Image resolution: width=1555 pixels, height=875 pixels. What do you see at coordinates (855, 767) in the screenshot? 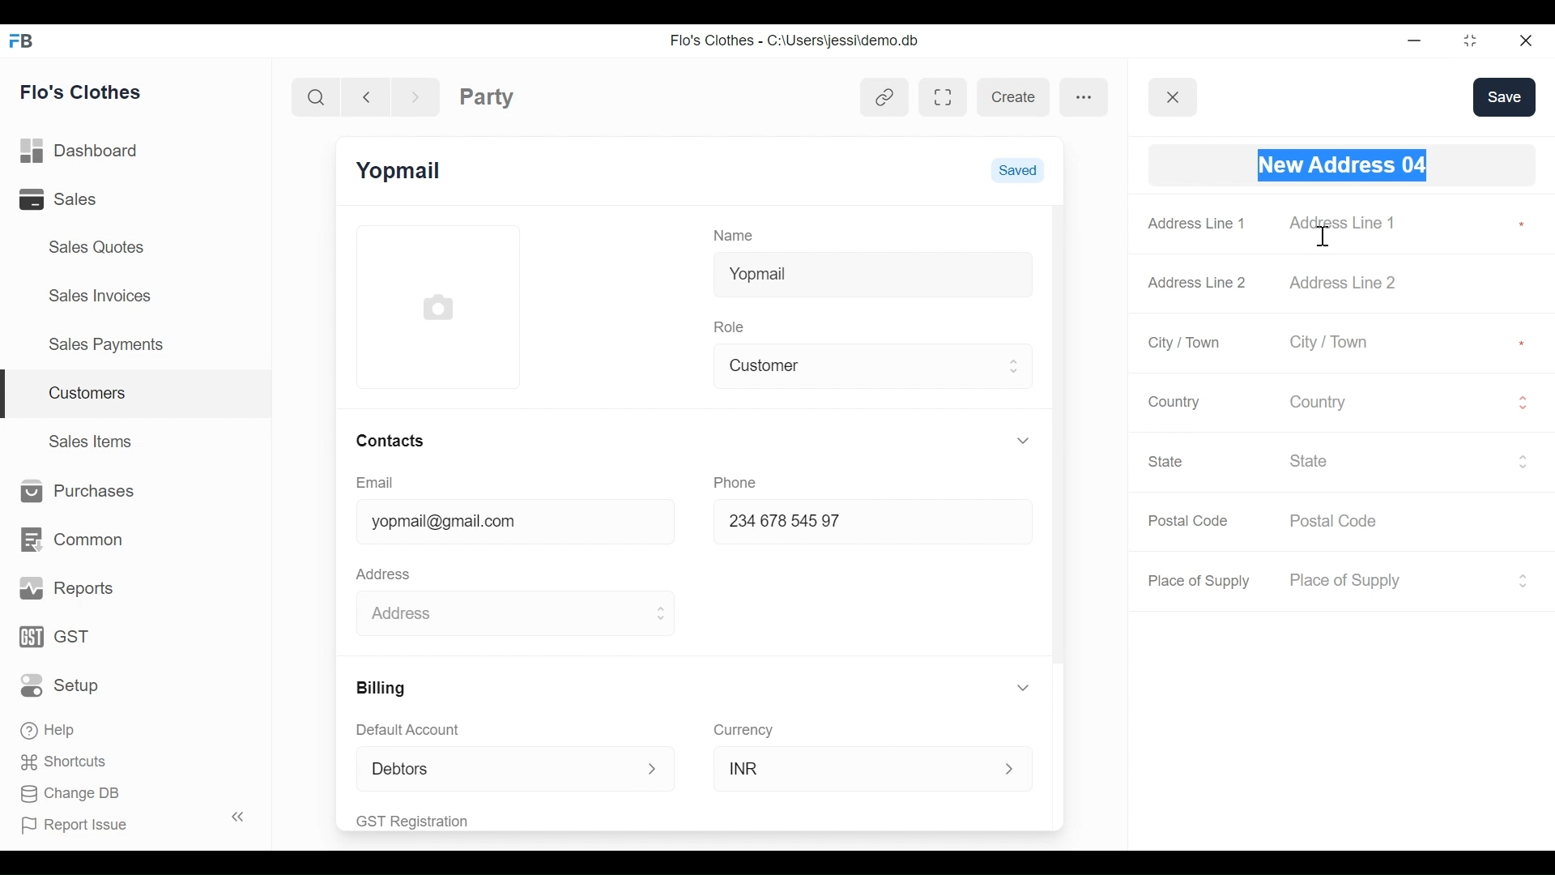
I see `INR` at bounding box center [855, 767].